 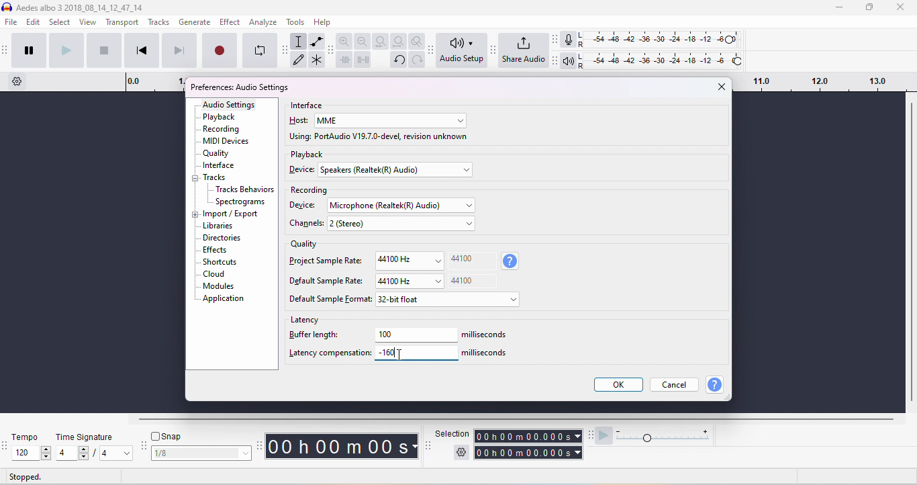 I want to click on zoom in, so click(x=344, y=41).